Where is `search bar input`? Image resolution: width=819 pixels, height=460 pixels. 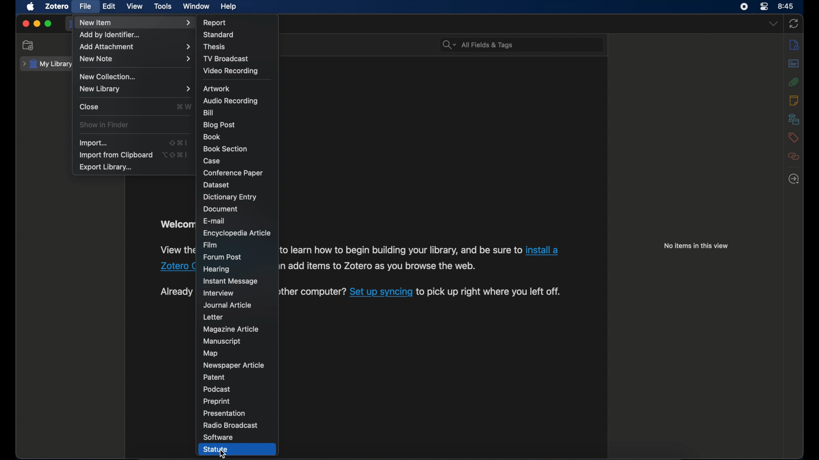 search bar input is located at coordinates (531, 46).